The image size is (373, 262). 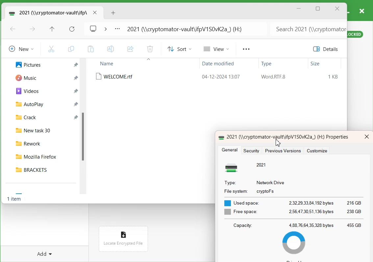 What do you see at coordinates (261, 164) in the screenshot?
I see `2021` at bounding box center [261, 164].